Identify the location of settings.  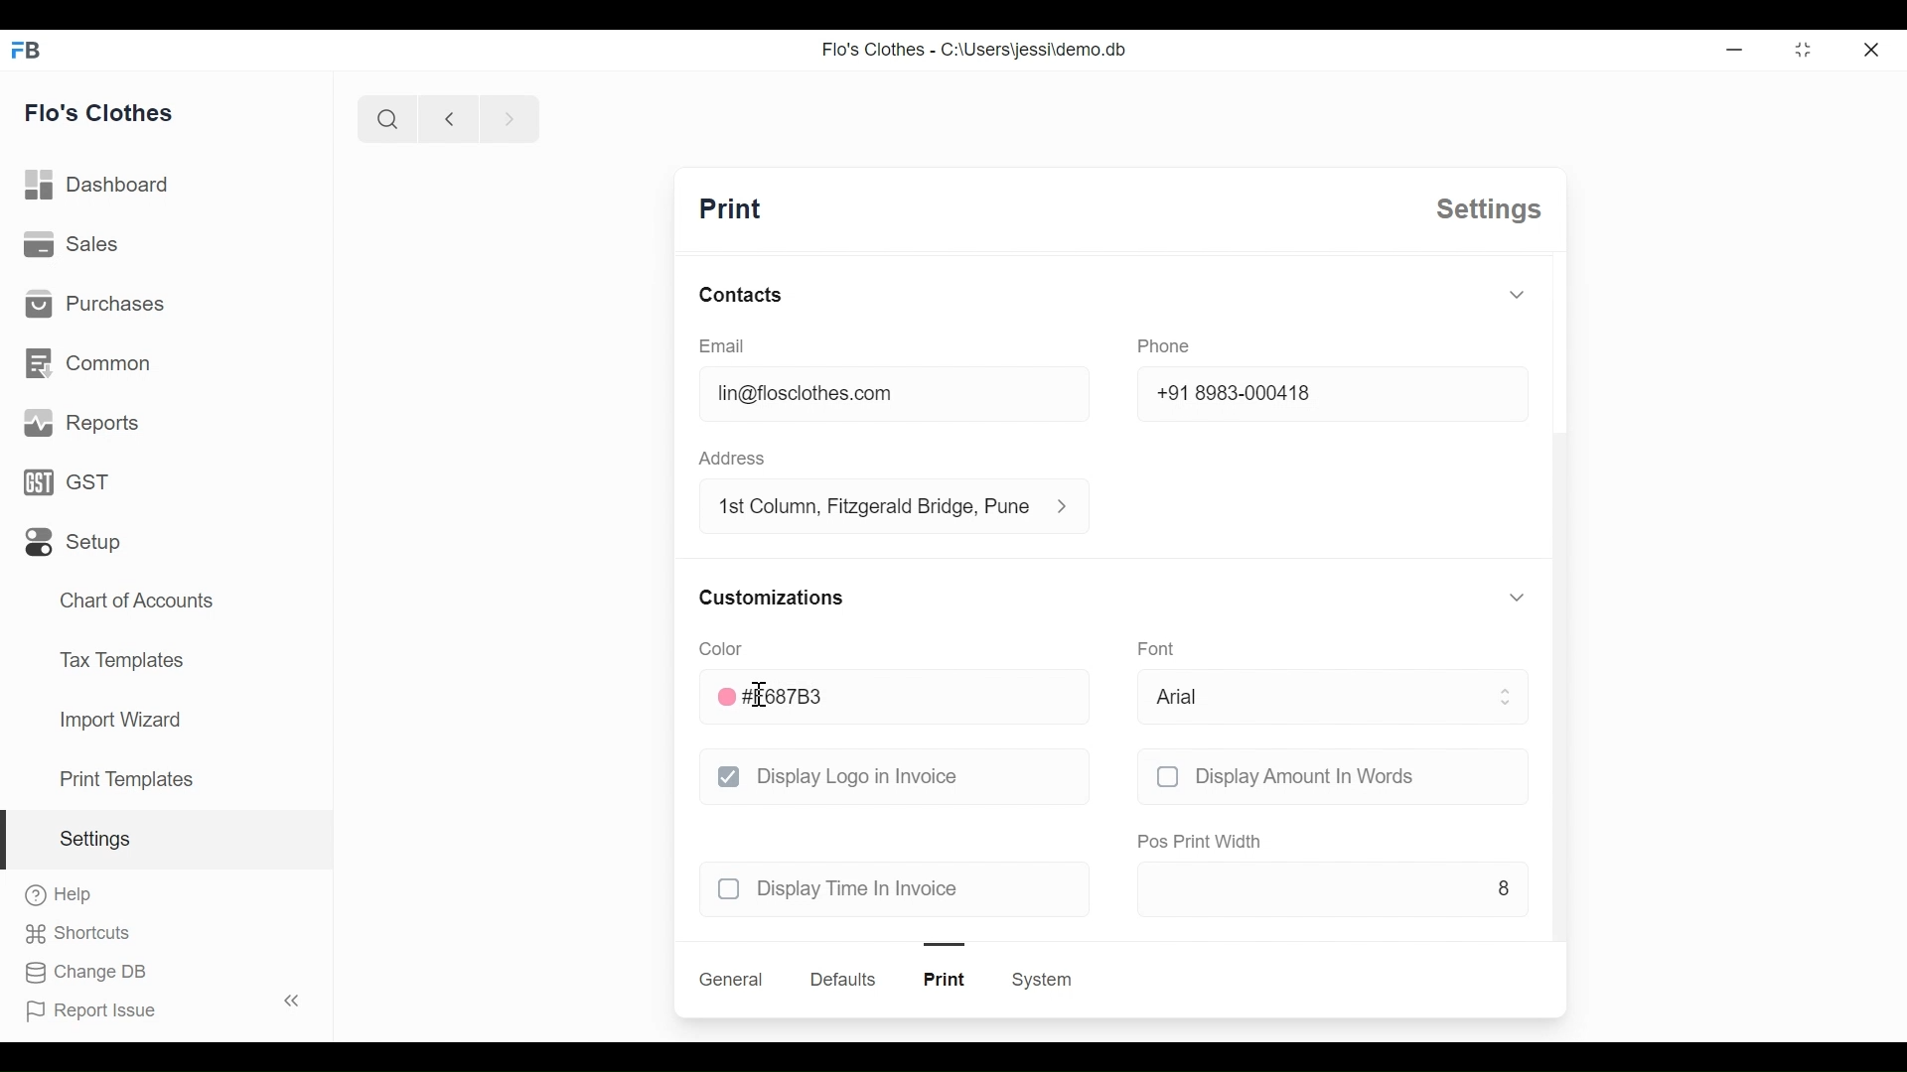
(93, 839).